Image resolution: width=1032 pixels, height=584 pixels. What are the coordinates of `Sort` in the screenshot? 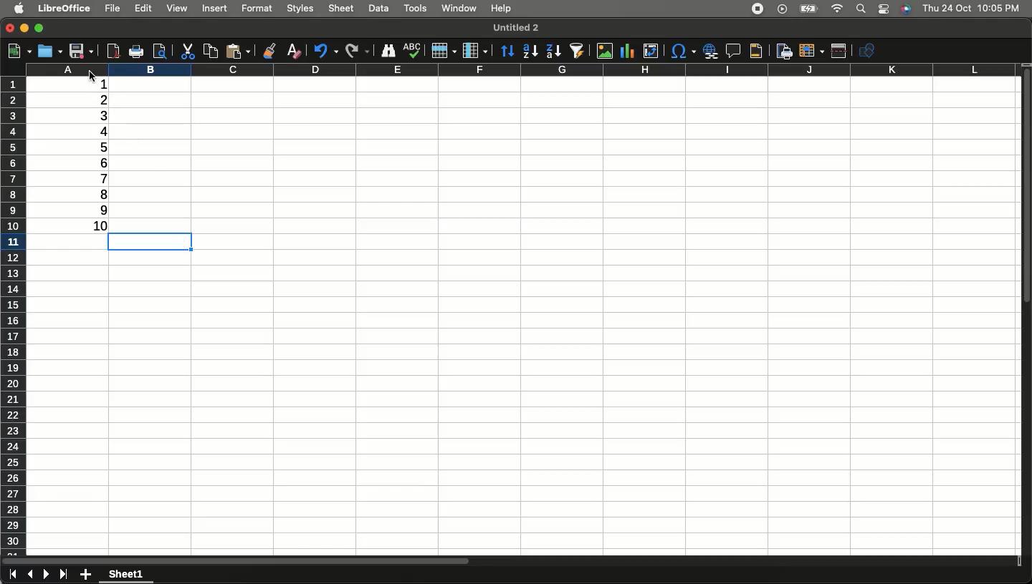 It's located at (508, 50).